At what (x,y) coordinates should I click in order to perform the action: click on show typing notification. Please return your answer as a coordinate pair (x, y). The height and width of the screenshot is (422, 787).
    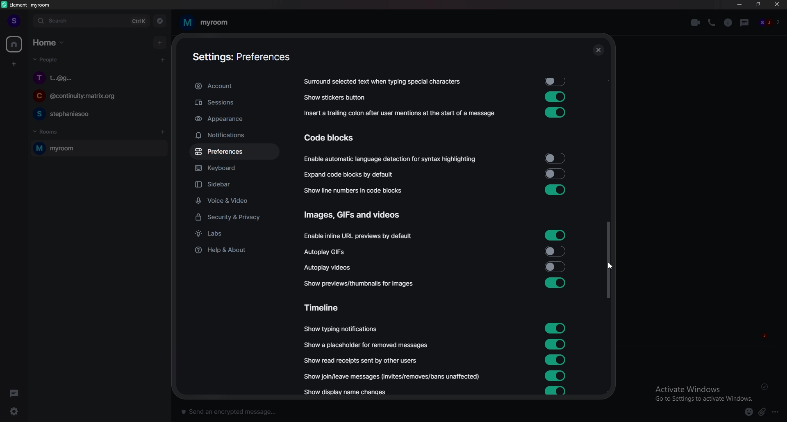
    Looking at the image, I should click on (341, 329).